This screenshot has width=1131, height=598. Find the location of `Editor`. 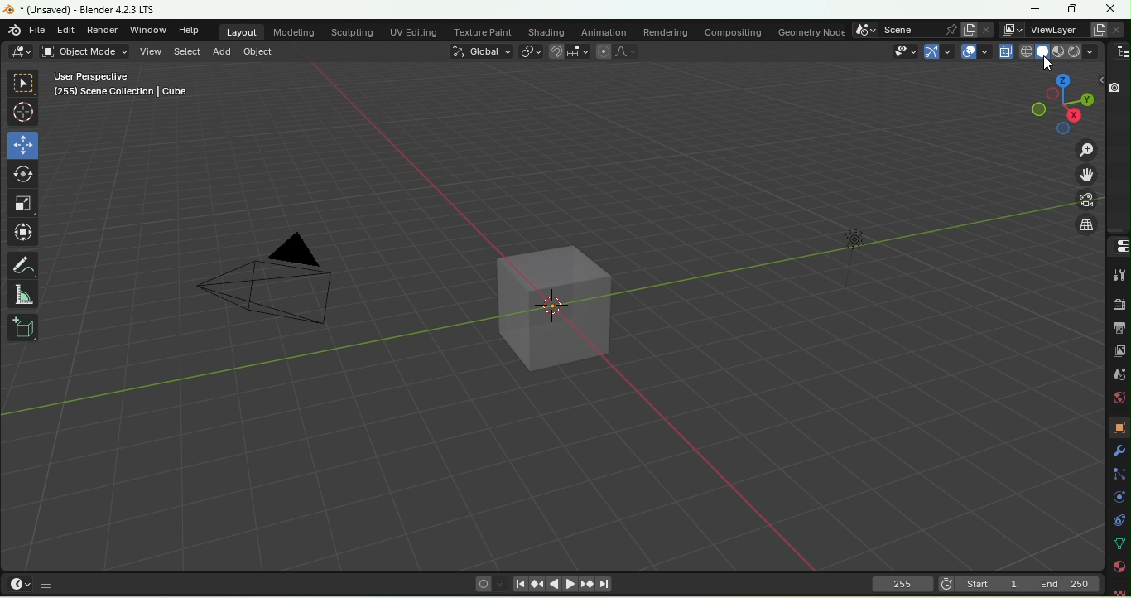

Editor is located at coordinates (63, 31).